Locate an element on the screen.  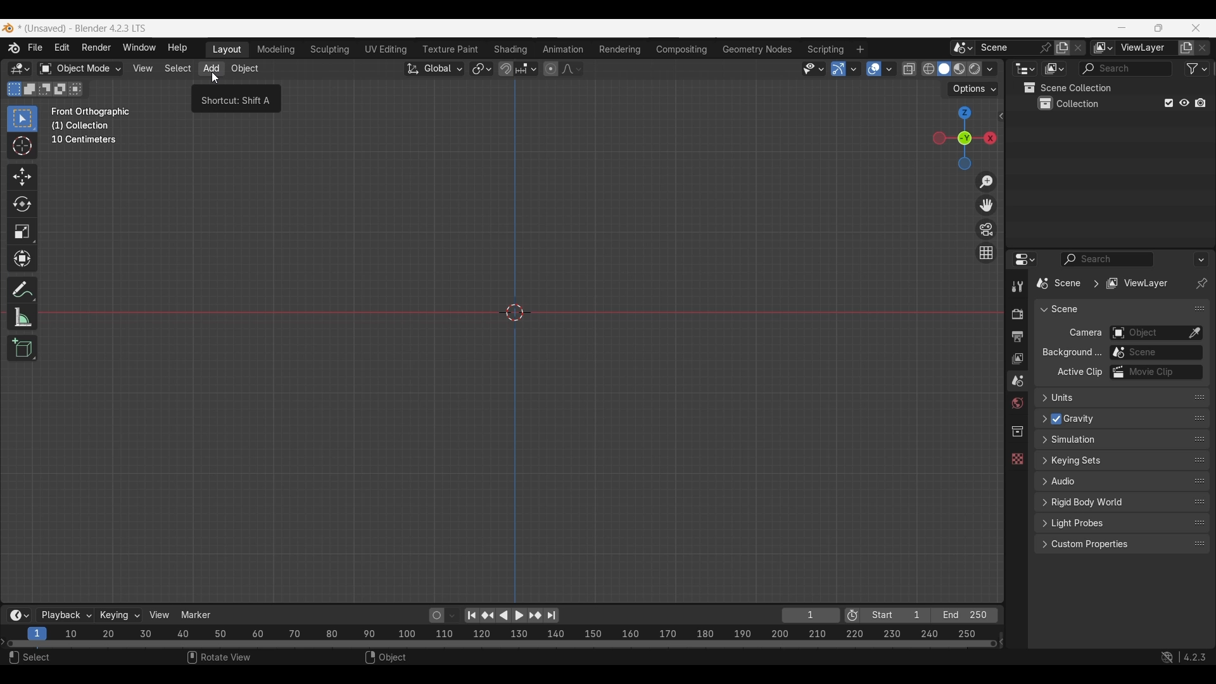
Change position in the list  is located at coordinates (1200, 397).